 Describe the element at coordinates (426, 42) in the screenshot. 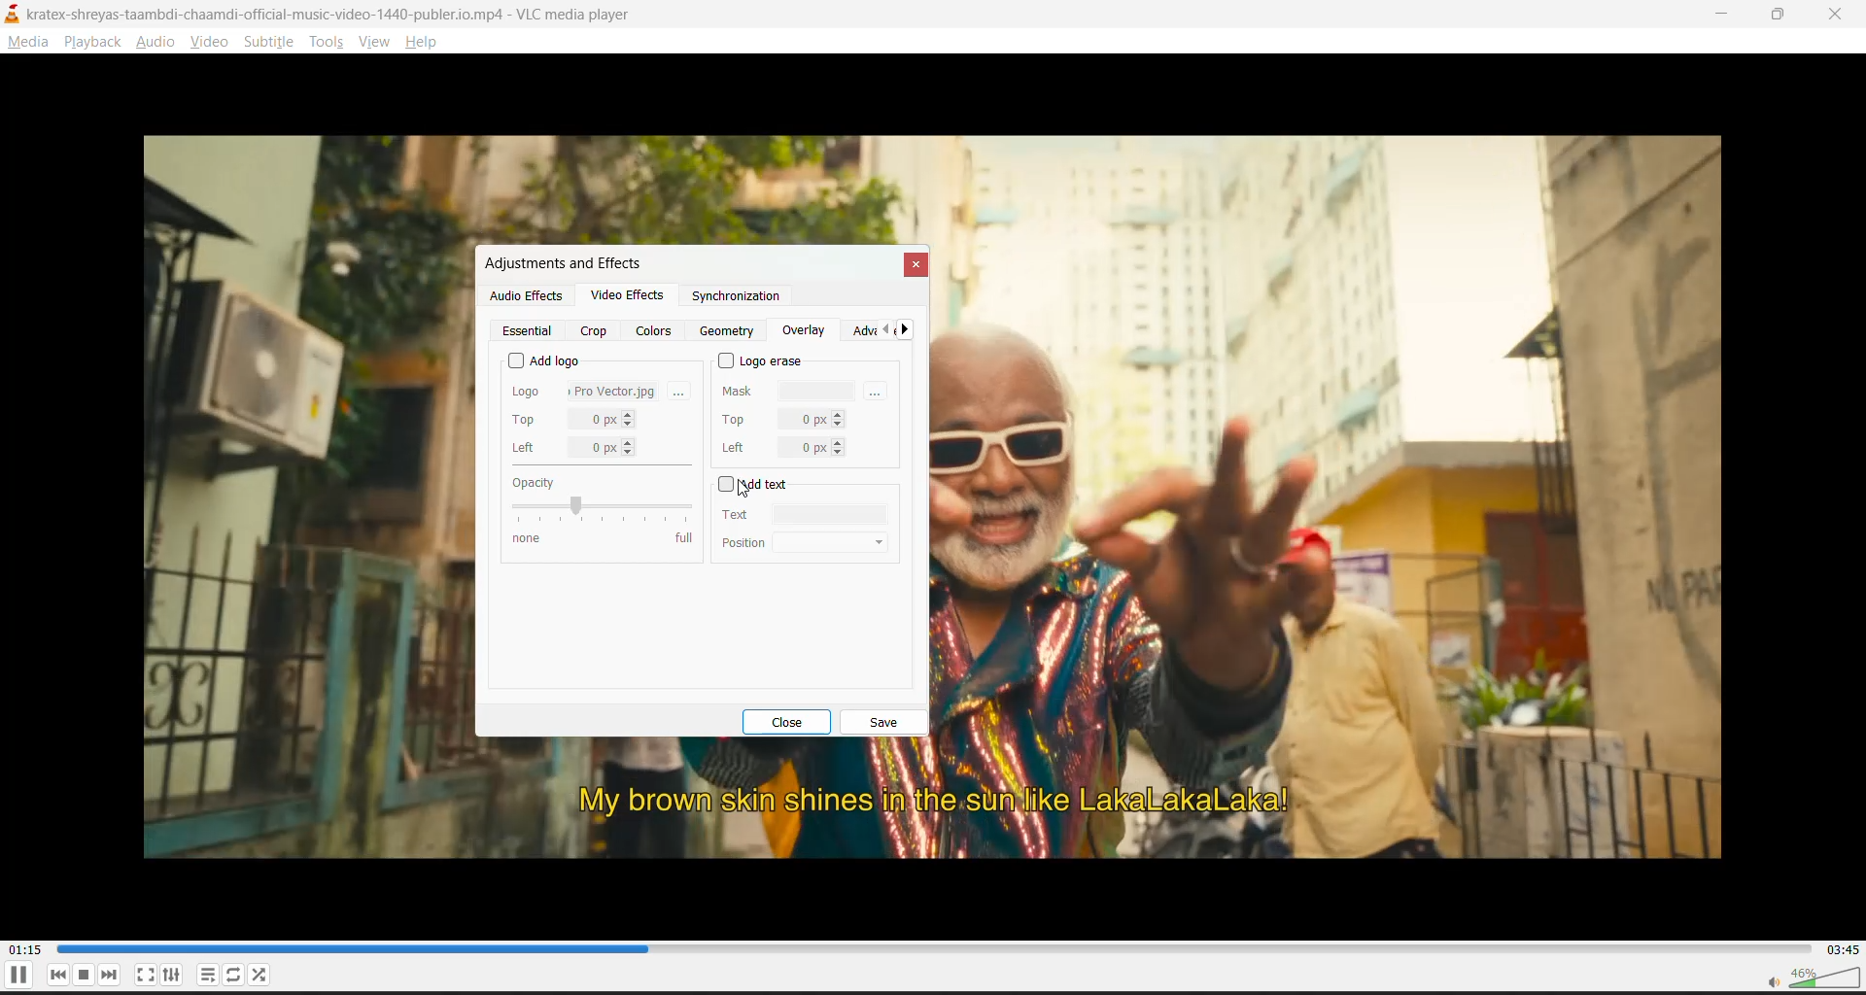

I see `help` at that location.